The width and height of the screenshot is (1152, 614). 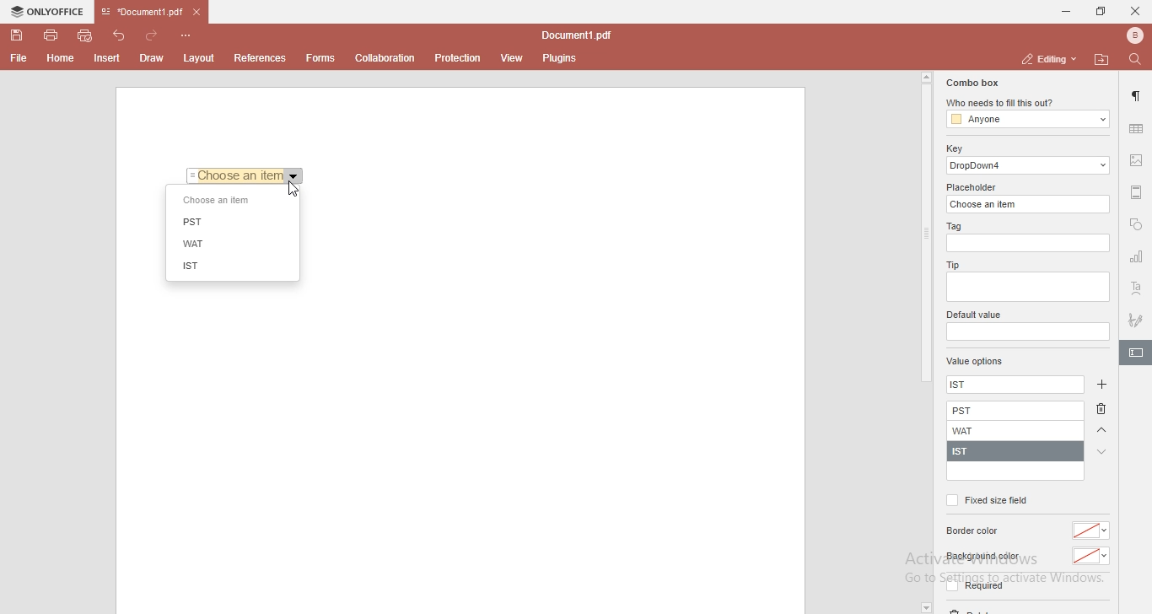 What do you see at coordinates (925, 607) in the screenshot?
I see `dropdown` at bounding box center [925, 607].